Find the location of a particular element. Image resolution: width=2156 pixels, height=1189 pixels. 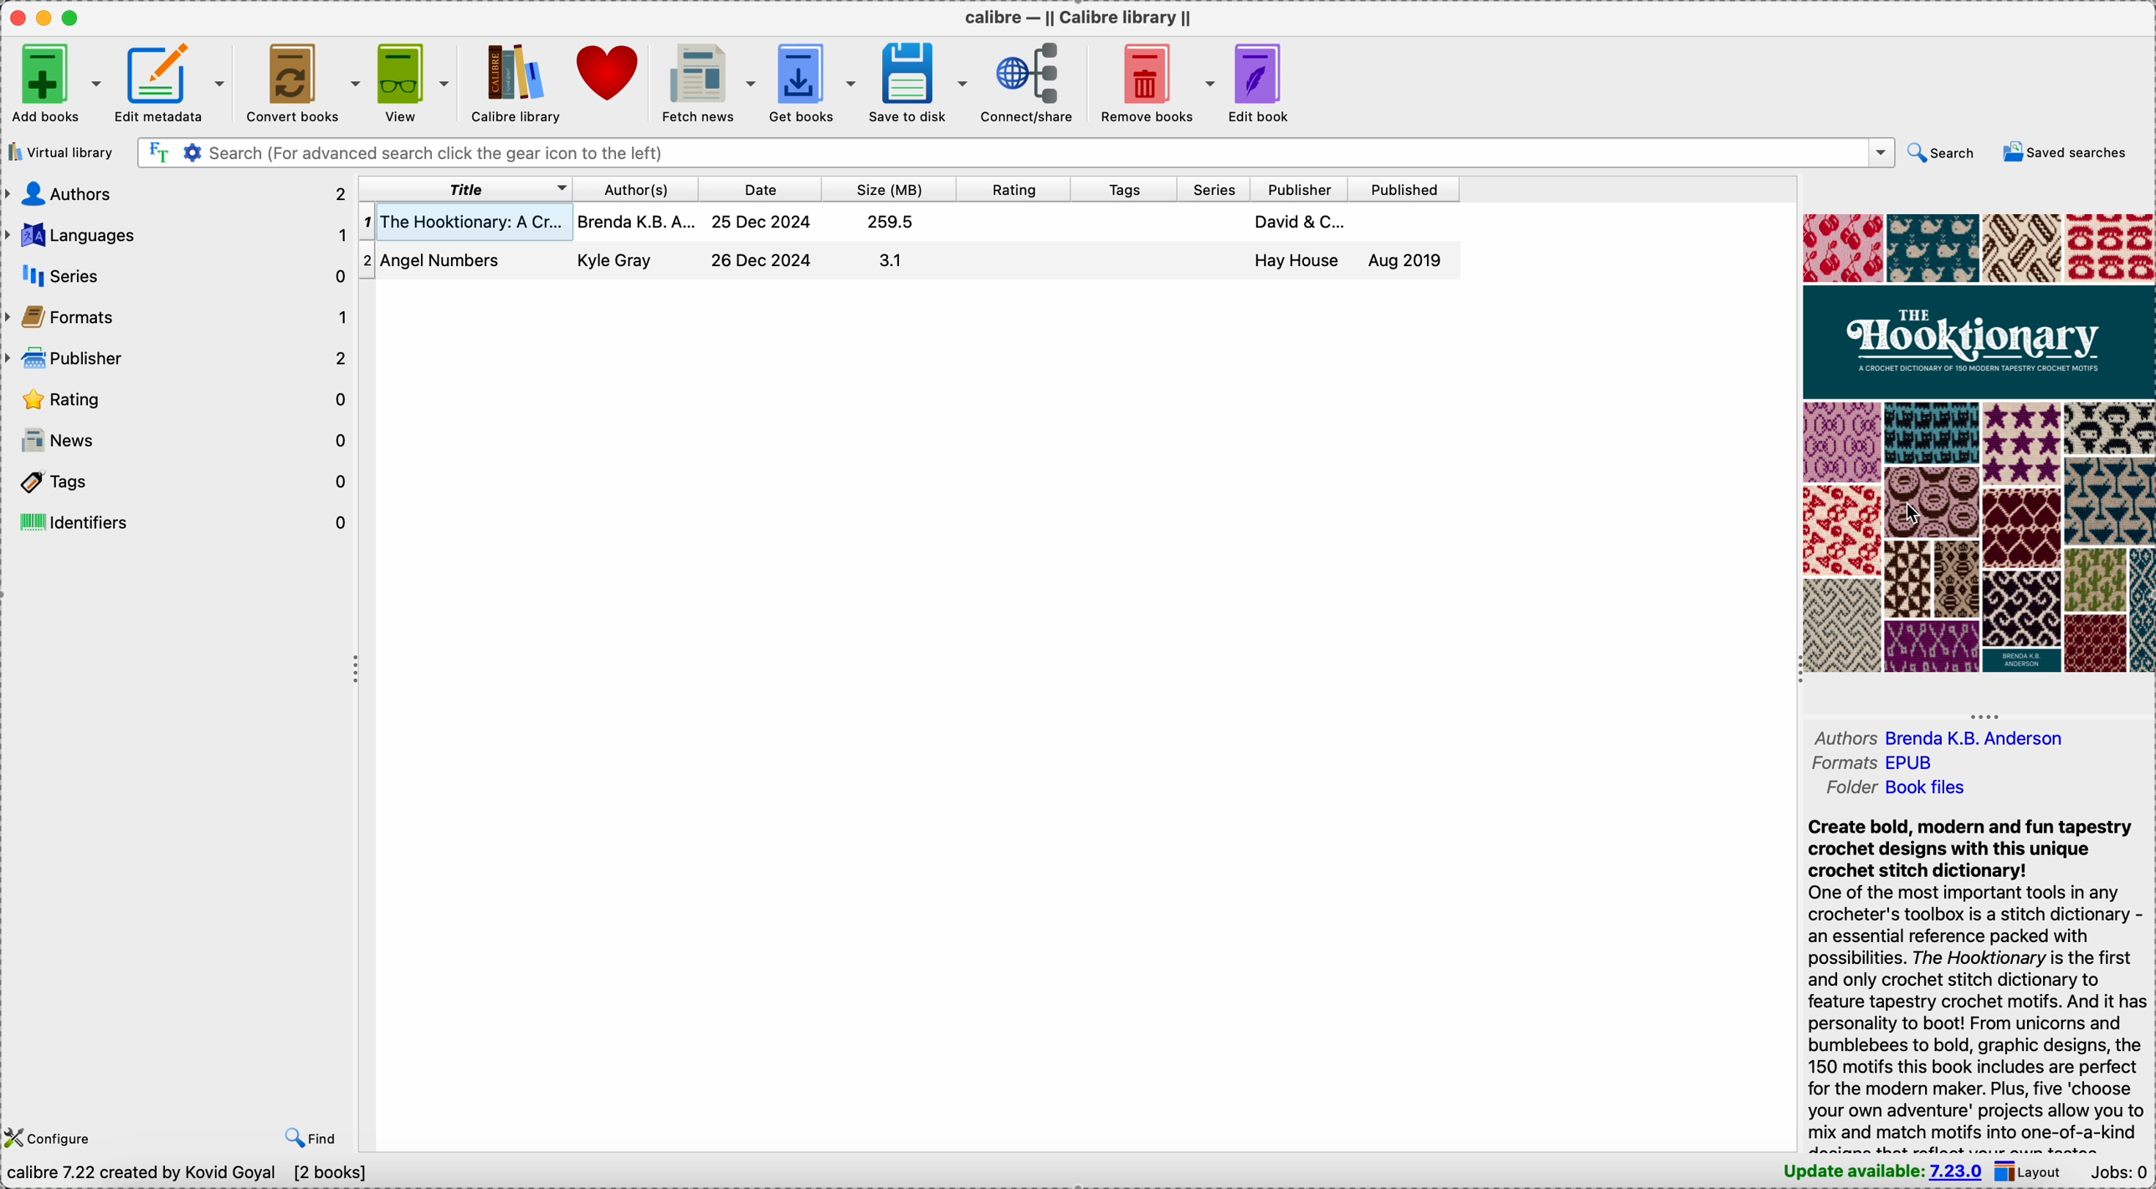

edit metadata is located at coordinates (172, 82).